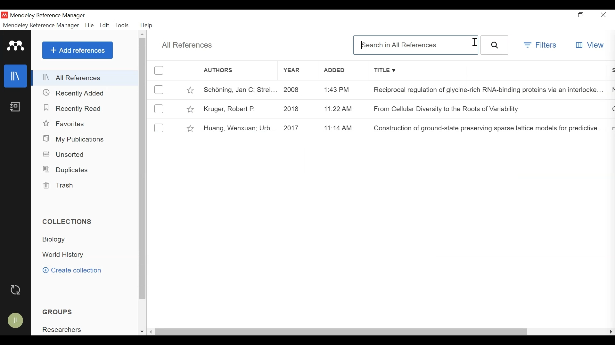 This screenshot has height=345, width=615. Describe the element at coordinates (75, 93) in the screenshot. I see `Recently Added` at that location.